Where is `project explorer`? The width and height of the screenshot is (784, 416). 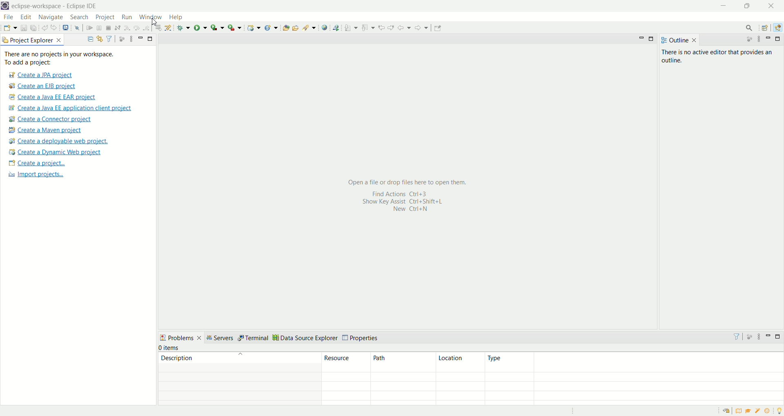
project explorer is located at coordinates (33, 40).